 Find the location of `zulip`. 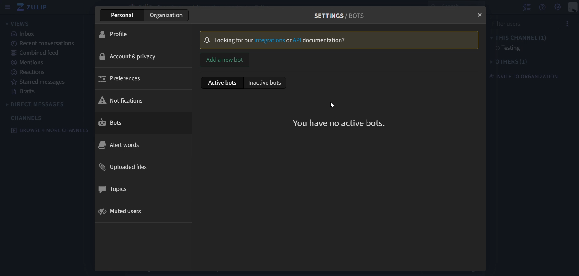

zulip is located at coordinates (33, 7).